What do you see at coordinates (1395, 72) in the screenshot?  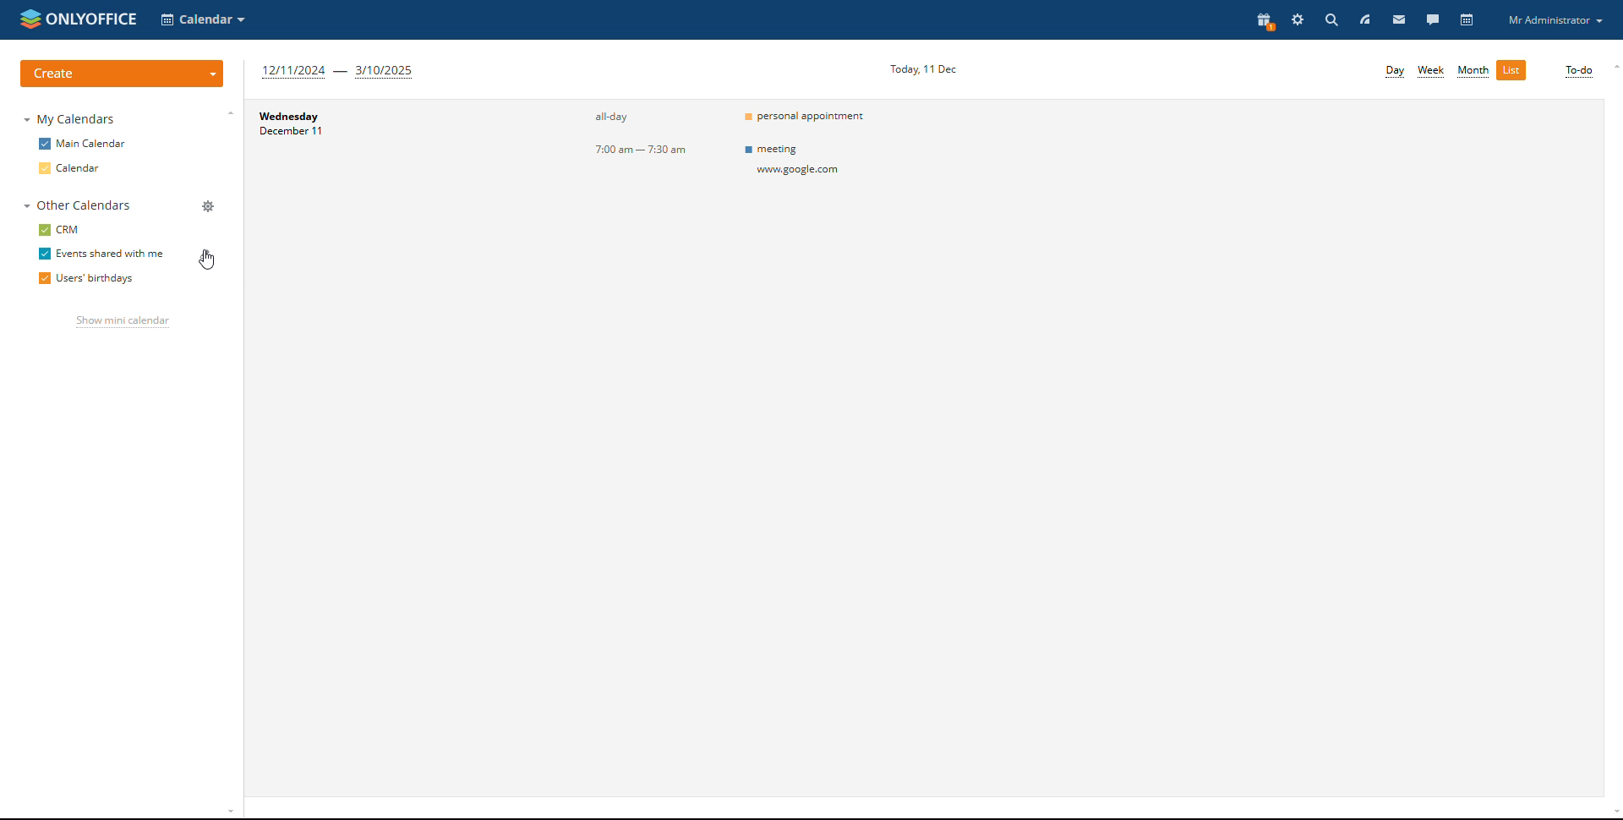 I see `day view` at bounding box center [1395, 72].